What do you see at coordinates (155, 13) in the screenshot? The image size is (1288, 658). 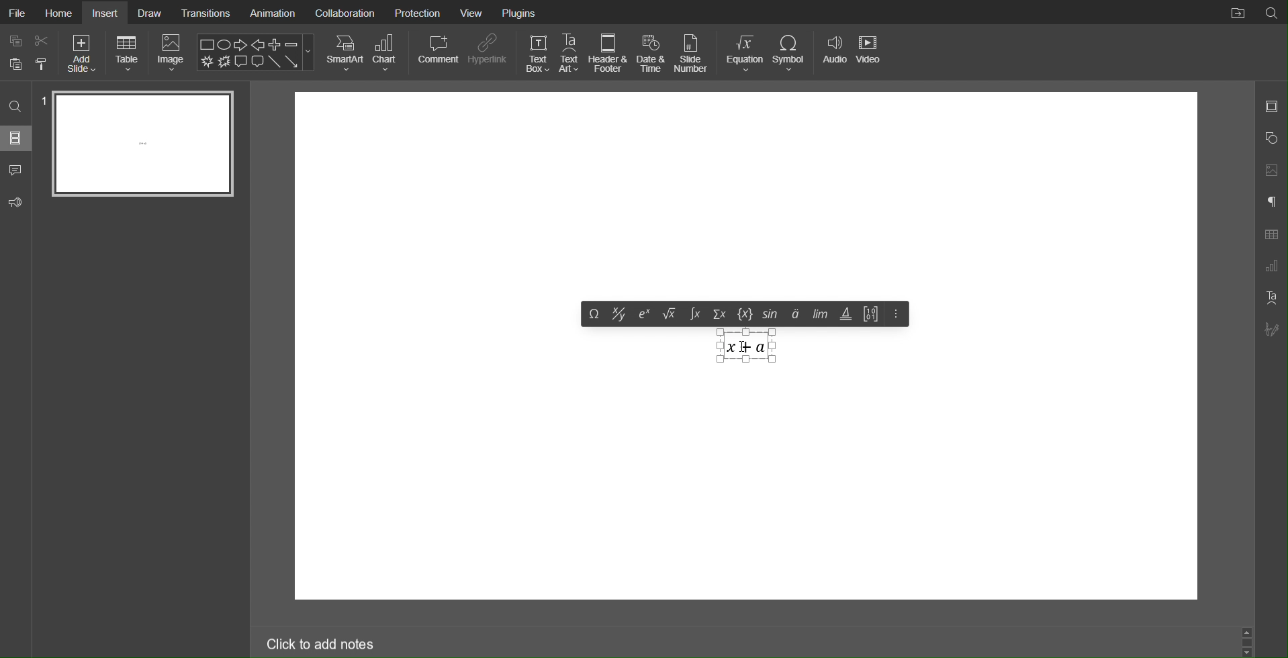 I see `Draw` at bounding box center [155, 13].